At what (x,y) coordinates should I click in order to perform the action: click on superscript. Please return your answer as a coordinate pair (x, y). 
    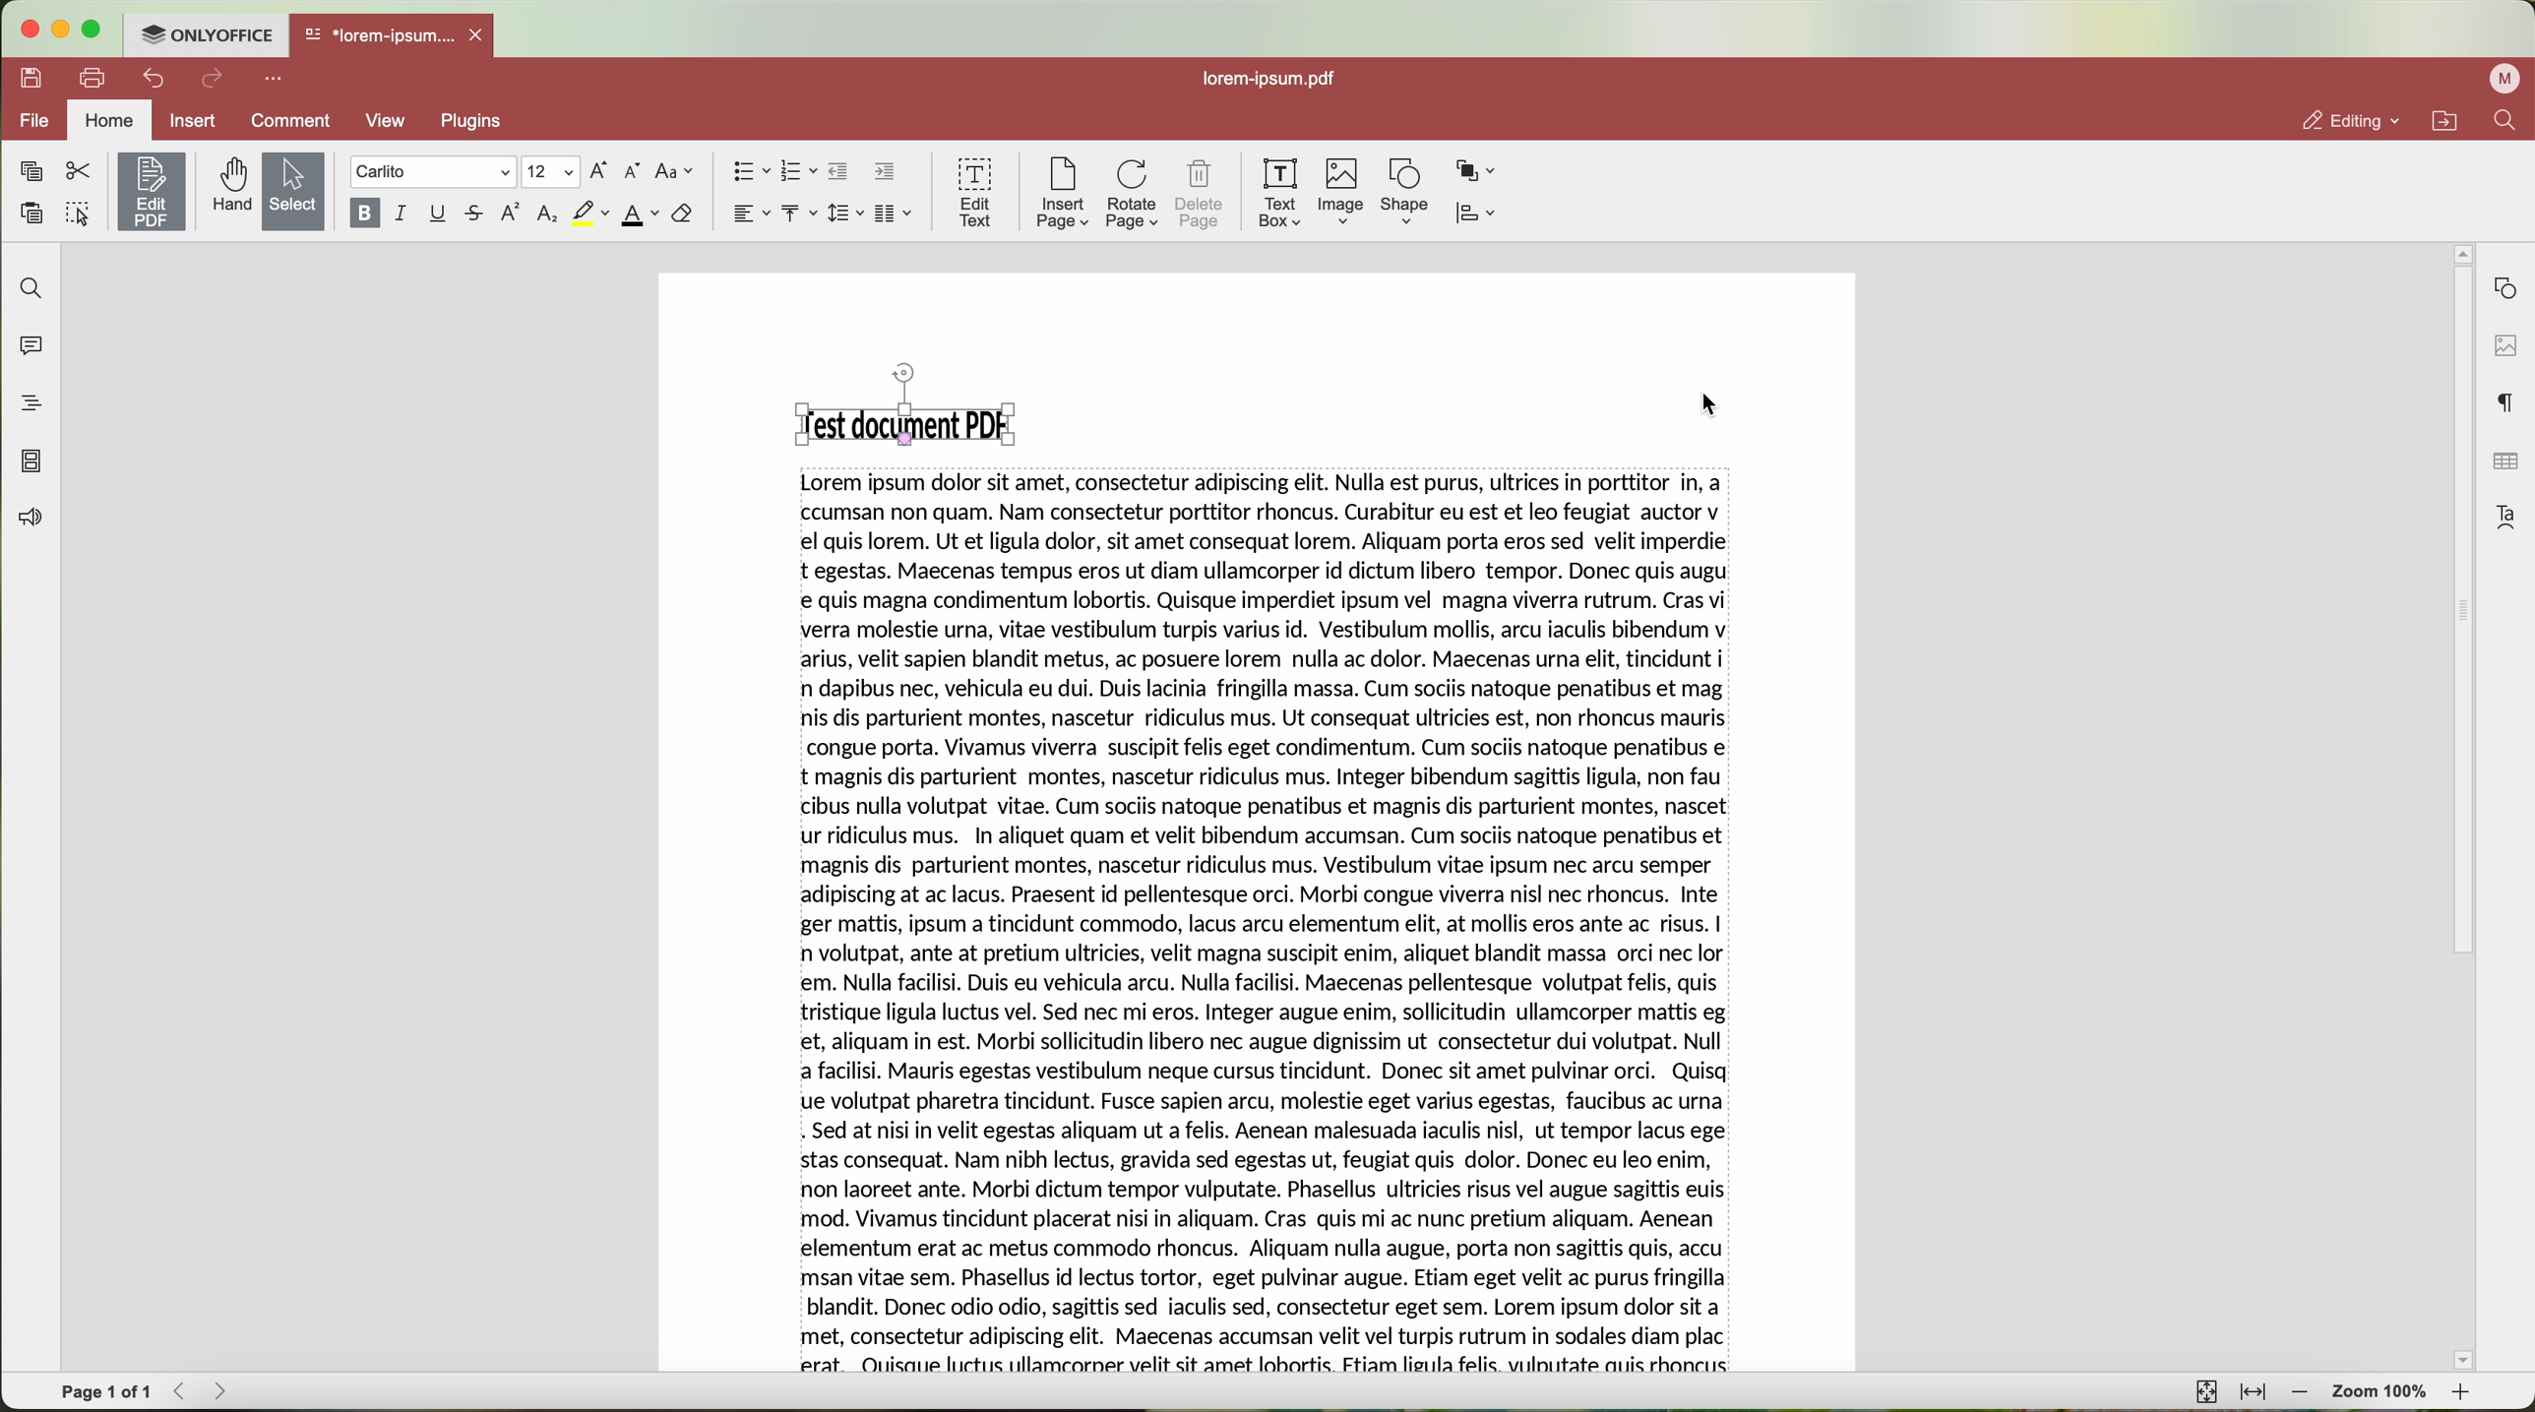
    Looking at the image, I should click on (513, 215).